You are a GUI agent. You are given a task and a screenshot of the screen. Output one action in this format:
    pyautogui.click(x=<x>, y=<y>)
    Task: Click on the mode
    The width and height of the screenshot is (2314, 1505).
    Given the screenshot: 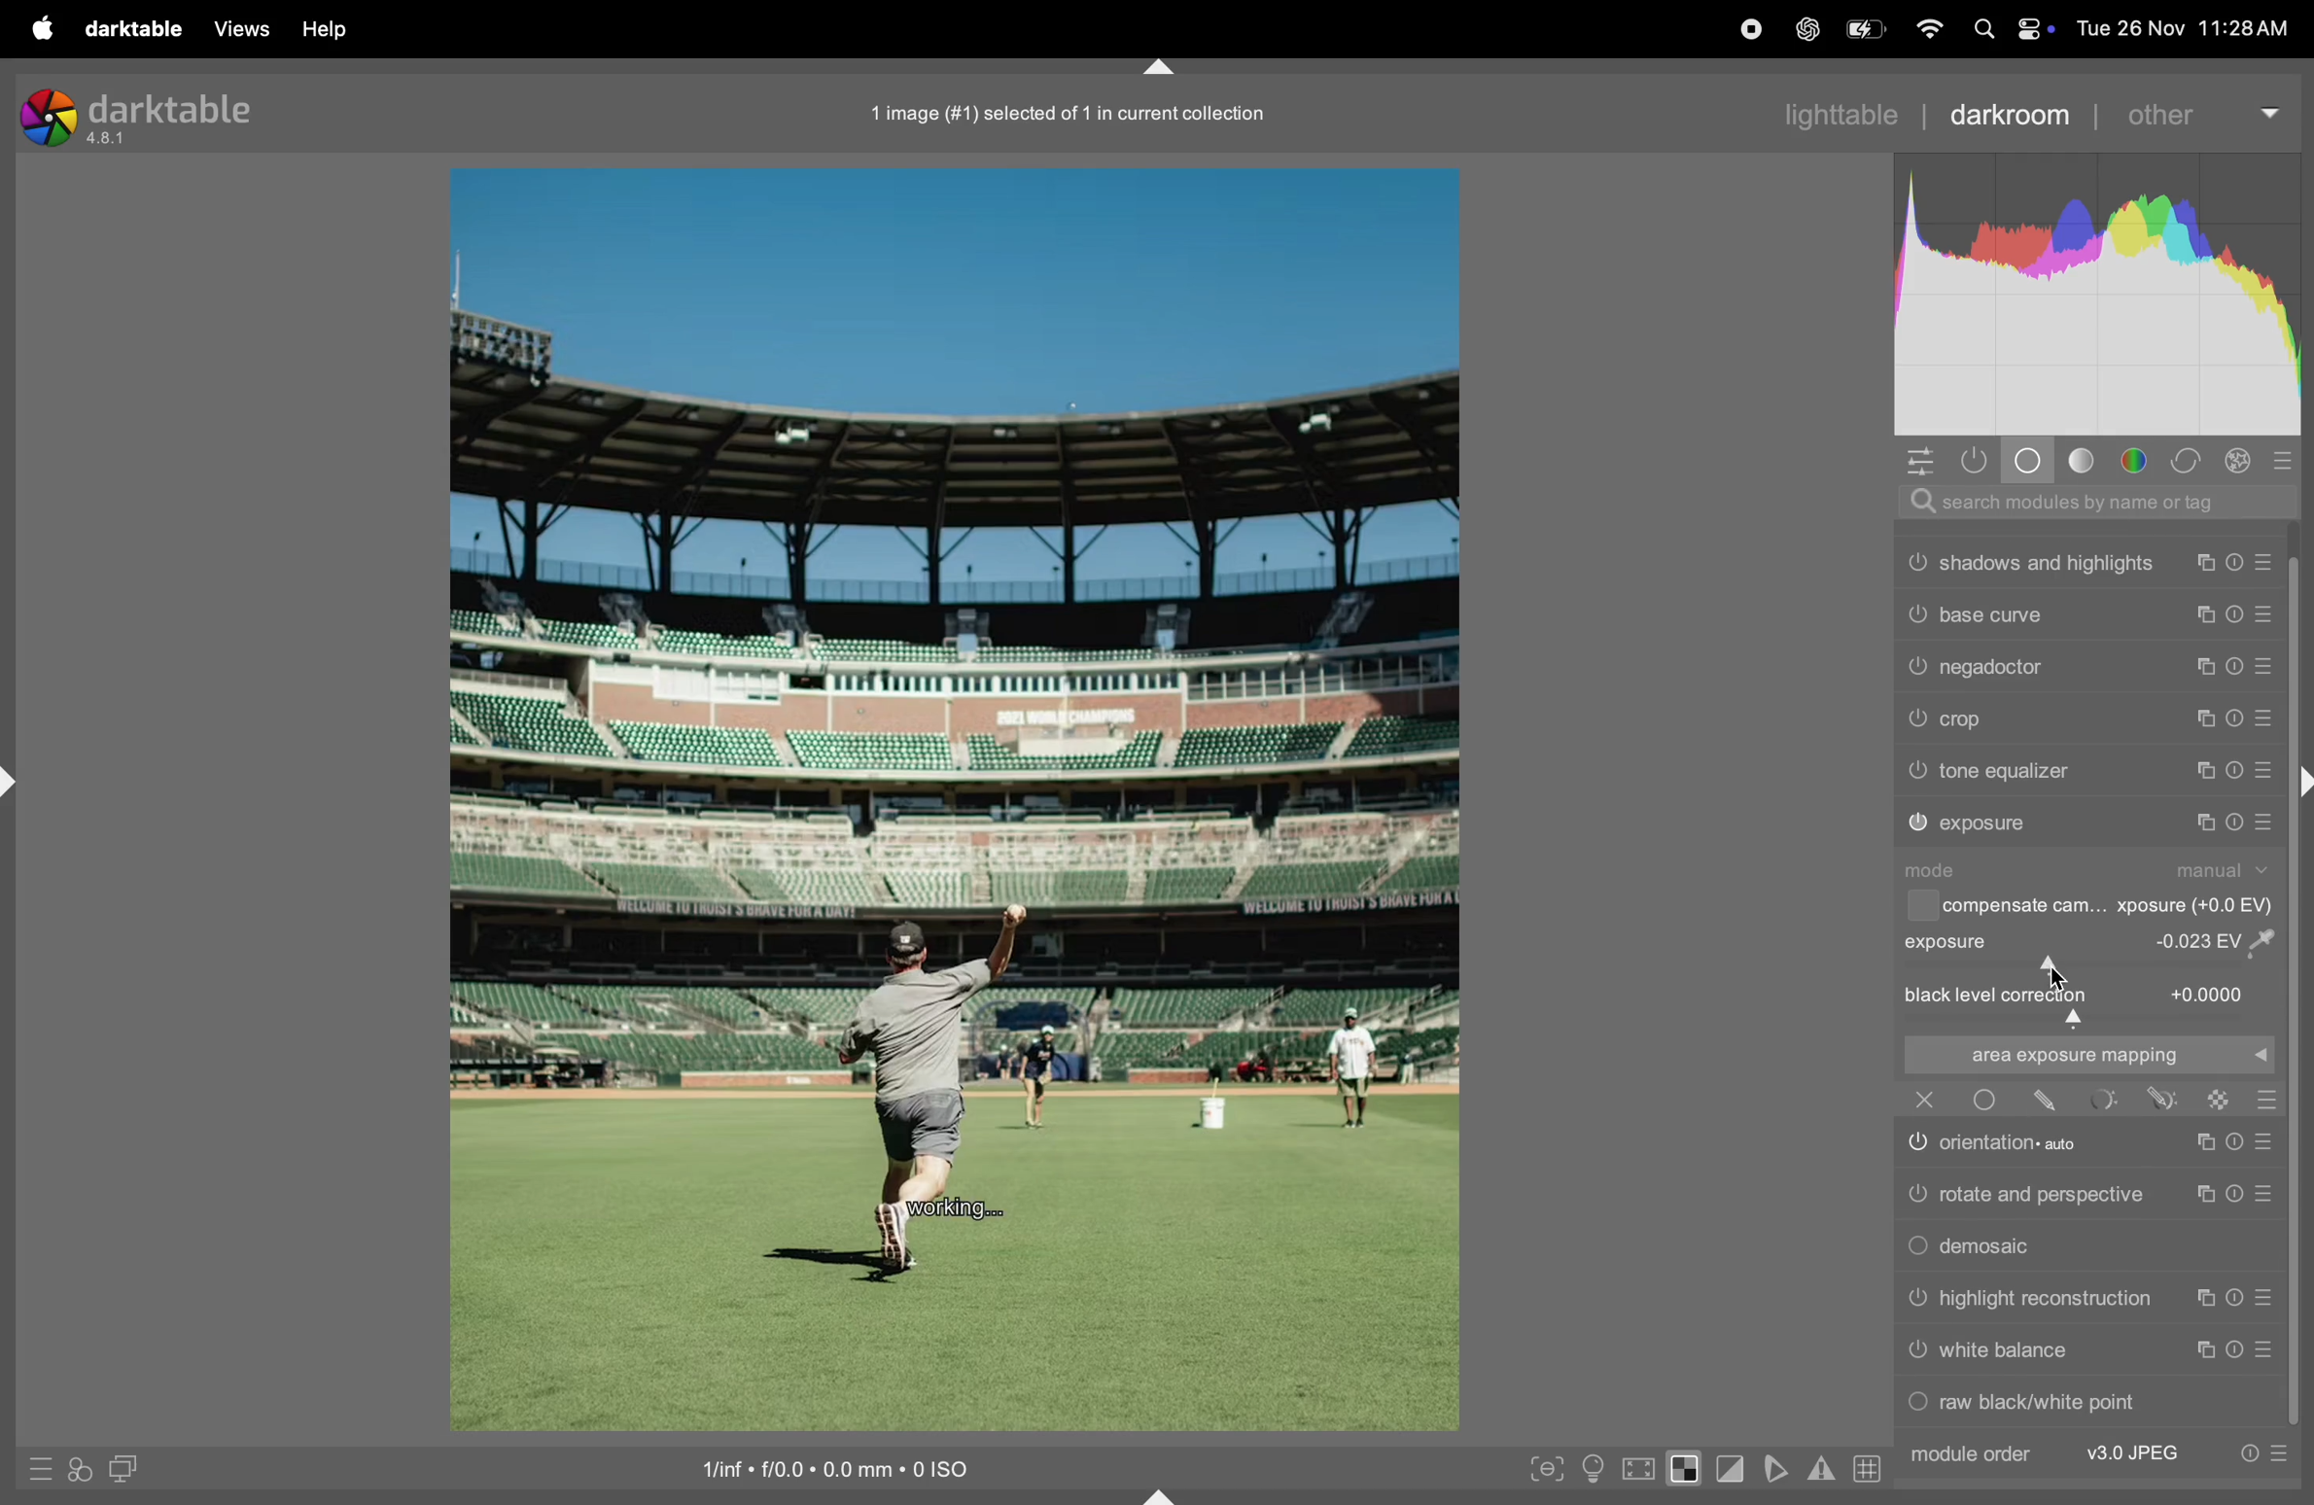 What is the action you would take?
    pyautogui.click(x=1939, y=870)
    